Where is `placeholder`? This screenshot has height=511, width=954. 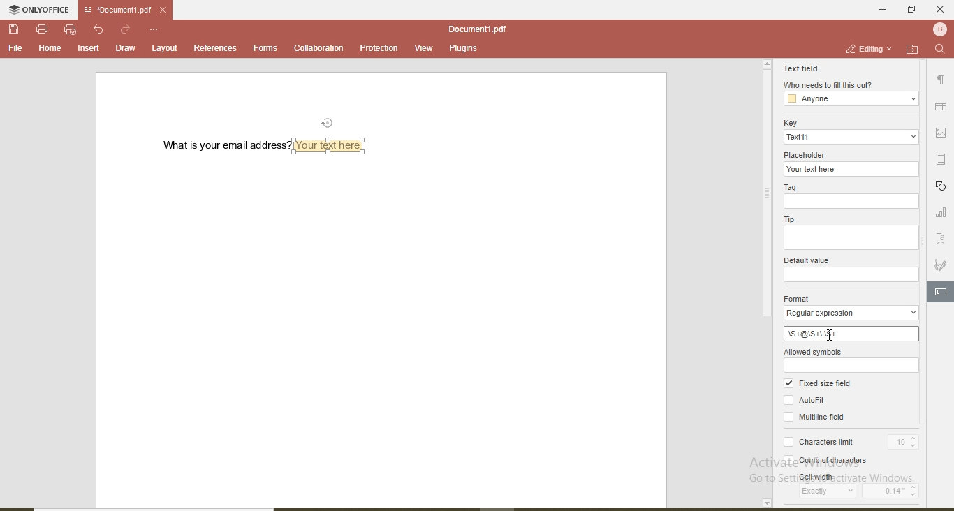 placeholder is located at coordinates (807, 154).